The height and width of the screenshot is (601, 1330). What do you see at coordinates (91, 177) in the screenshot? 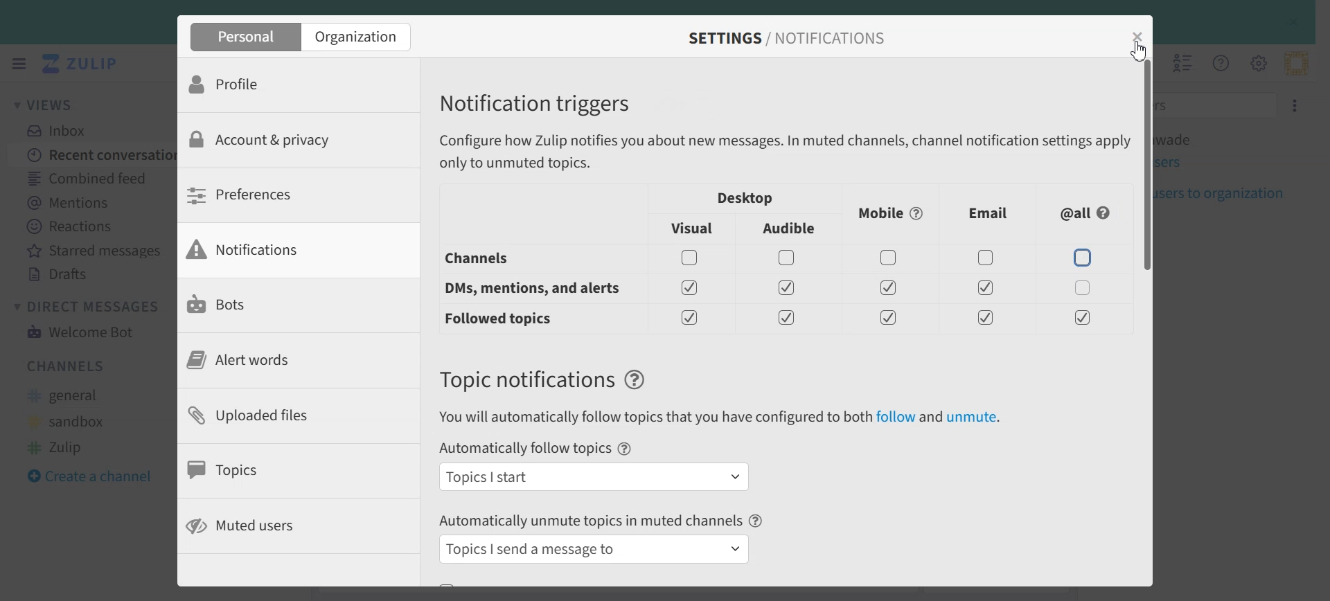
I see `Combined Feed` at bounding box center [91, 177].